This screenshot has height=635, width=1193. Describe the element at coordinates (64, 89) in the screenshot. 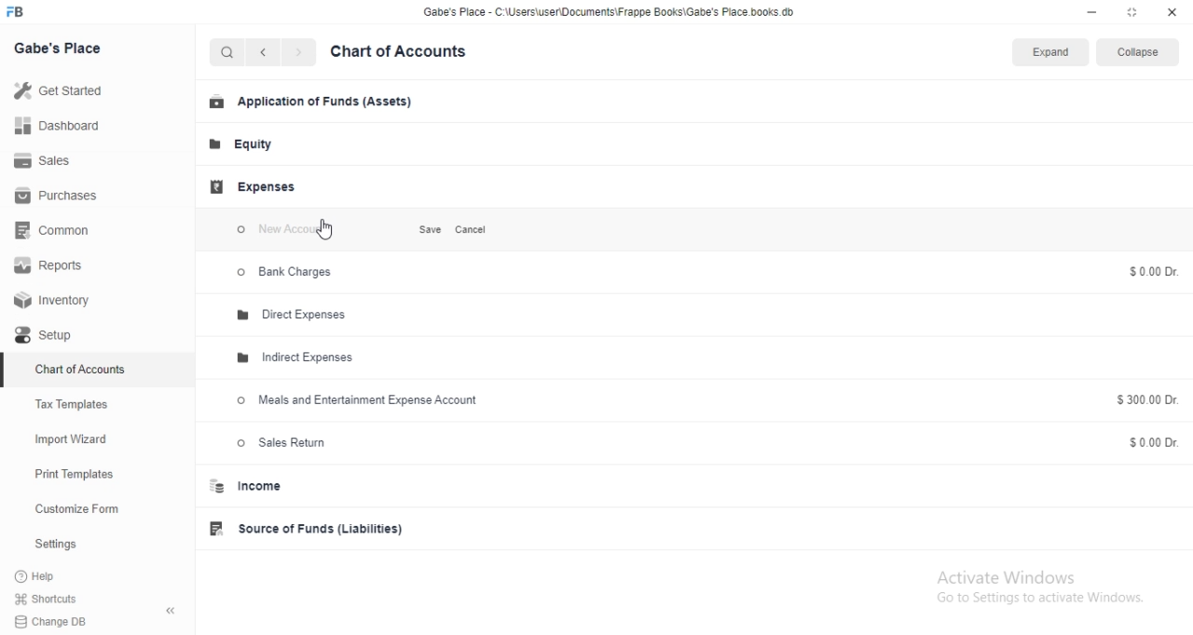

I see `Get Started` at that location.